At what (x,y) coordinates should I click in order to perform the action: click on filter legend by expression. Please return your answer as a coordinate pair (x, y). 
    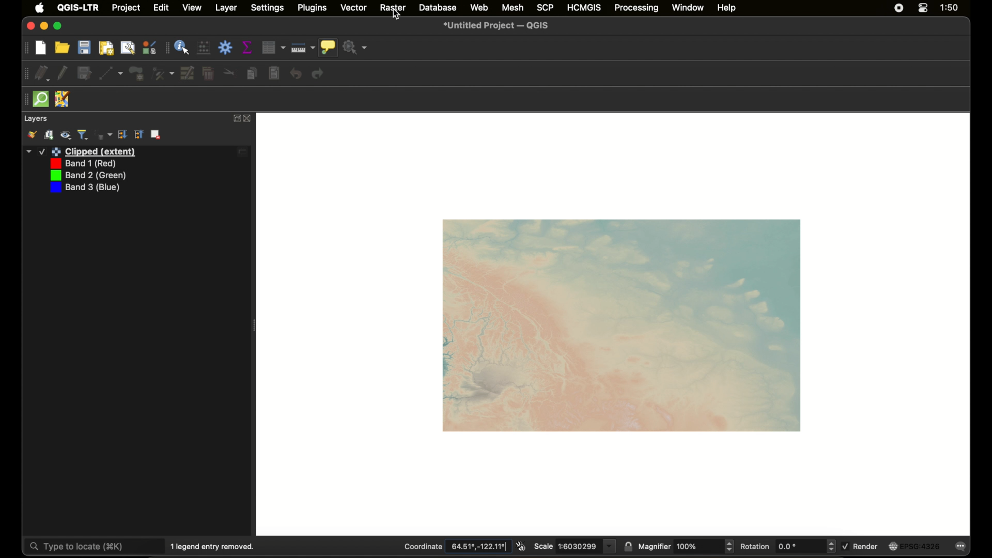
    Looking at the image, I should click on (104, 135).